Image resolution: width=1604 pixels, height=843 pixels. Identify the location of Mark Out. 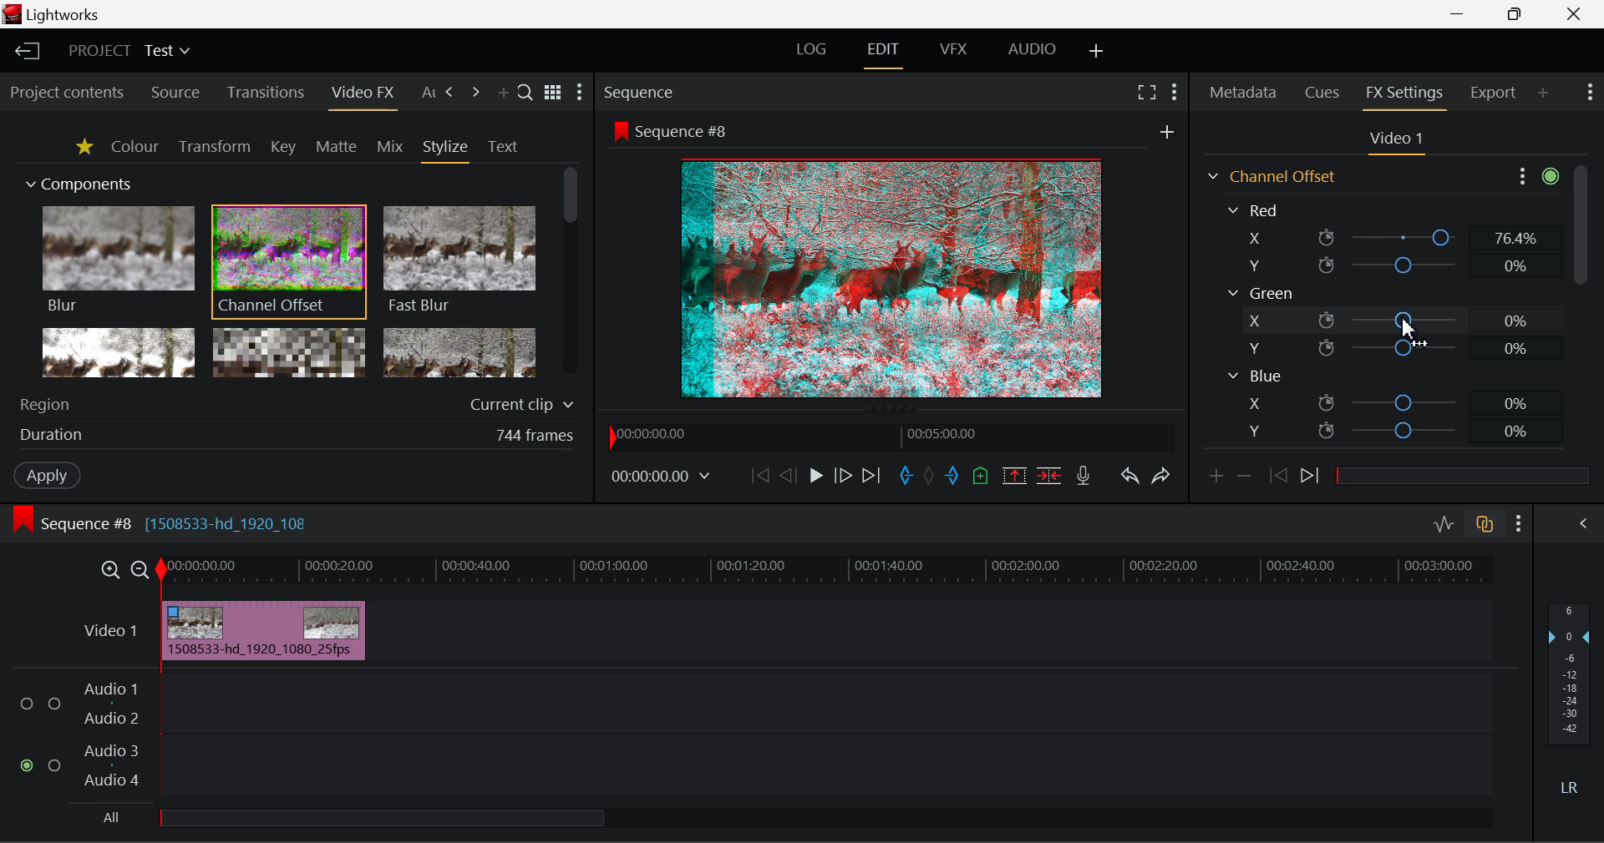
(951, 476).